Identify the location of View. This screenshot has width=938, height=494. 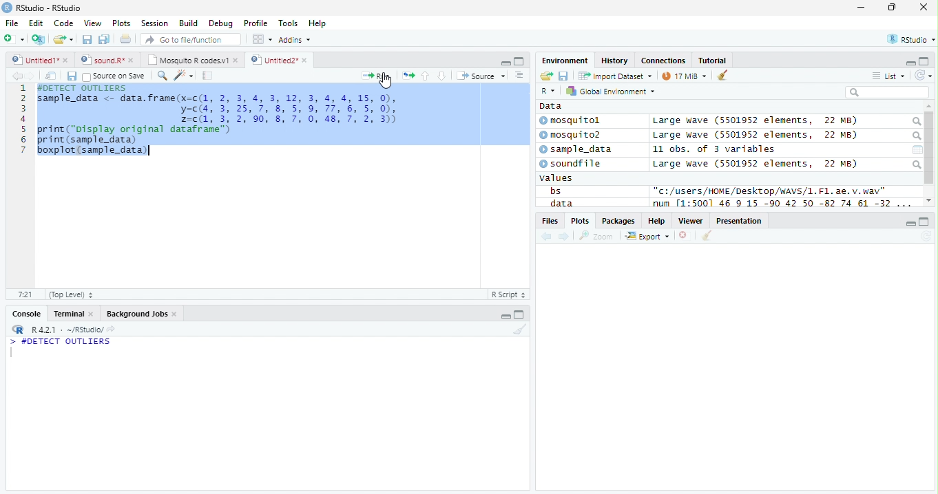
(94, 23).